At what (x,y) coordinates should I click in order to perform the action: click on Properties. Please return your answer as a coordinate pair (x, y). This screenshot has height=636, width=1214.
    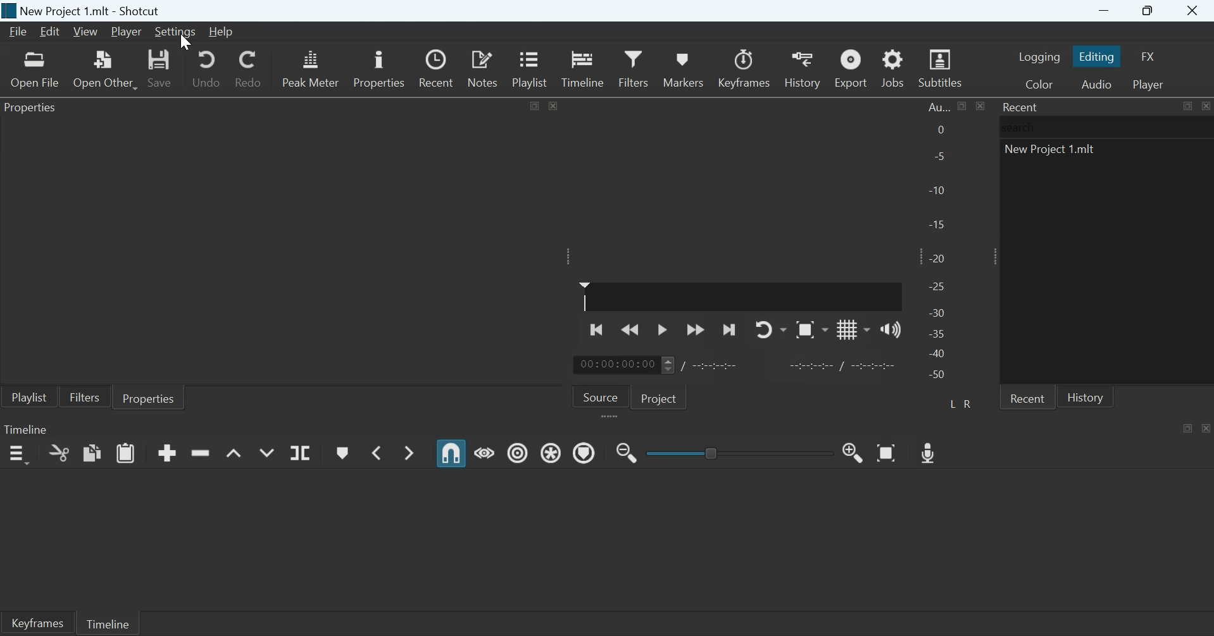
    Looking at the image, I should click on (149, 397).